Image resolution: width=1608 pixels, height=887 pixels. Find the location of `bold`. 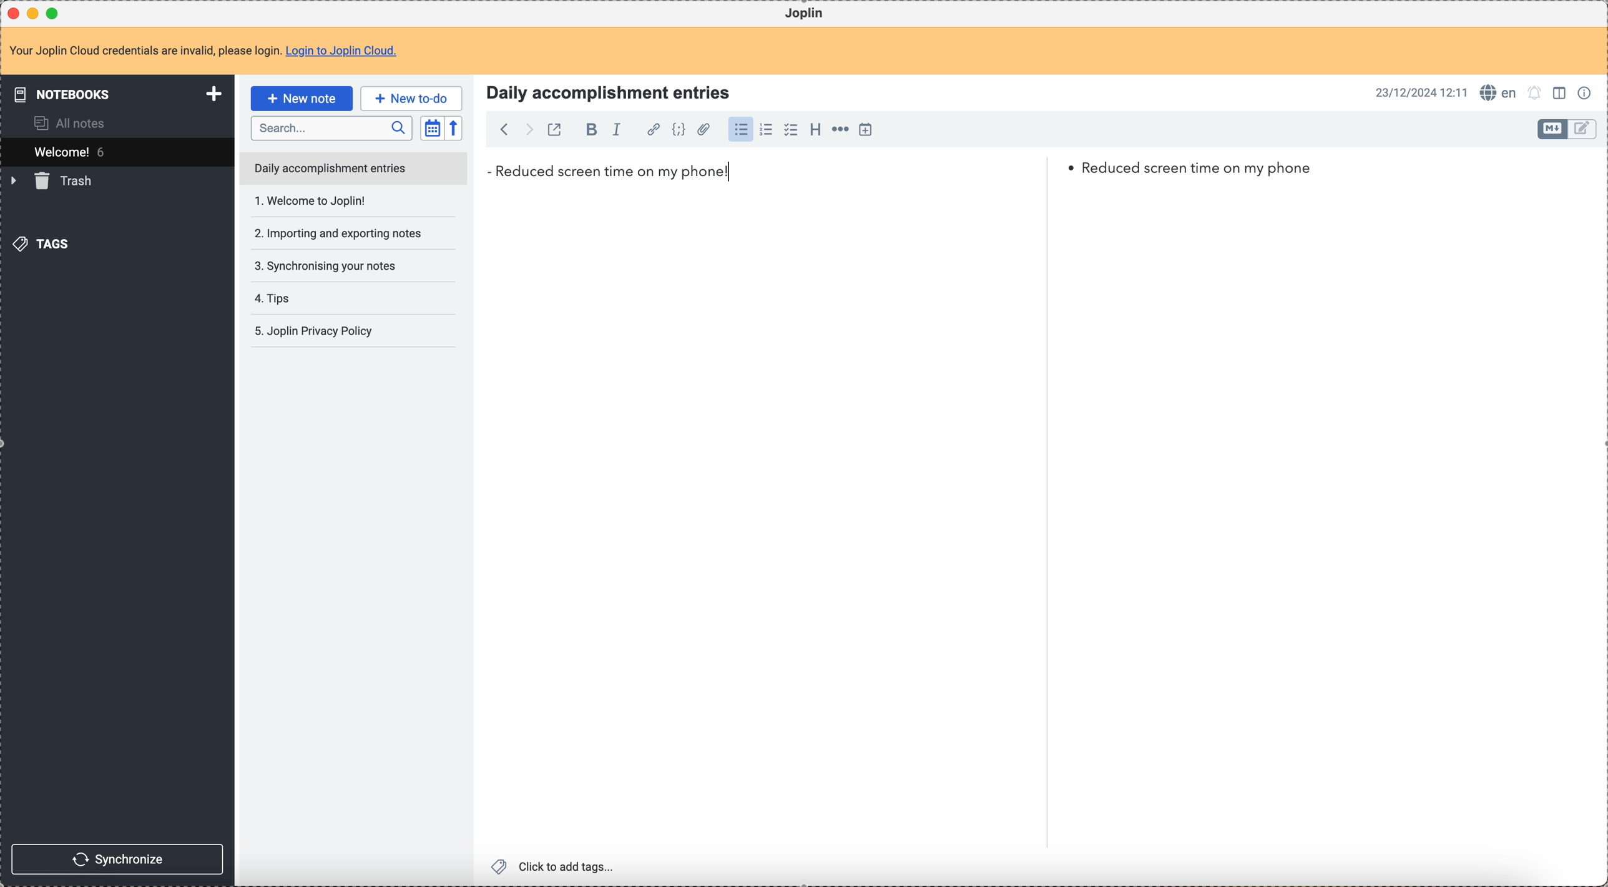

bold is located at coordinates (588, 130).